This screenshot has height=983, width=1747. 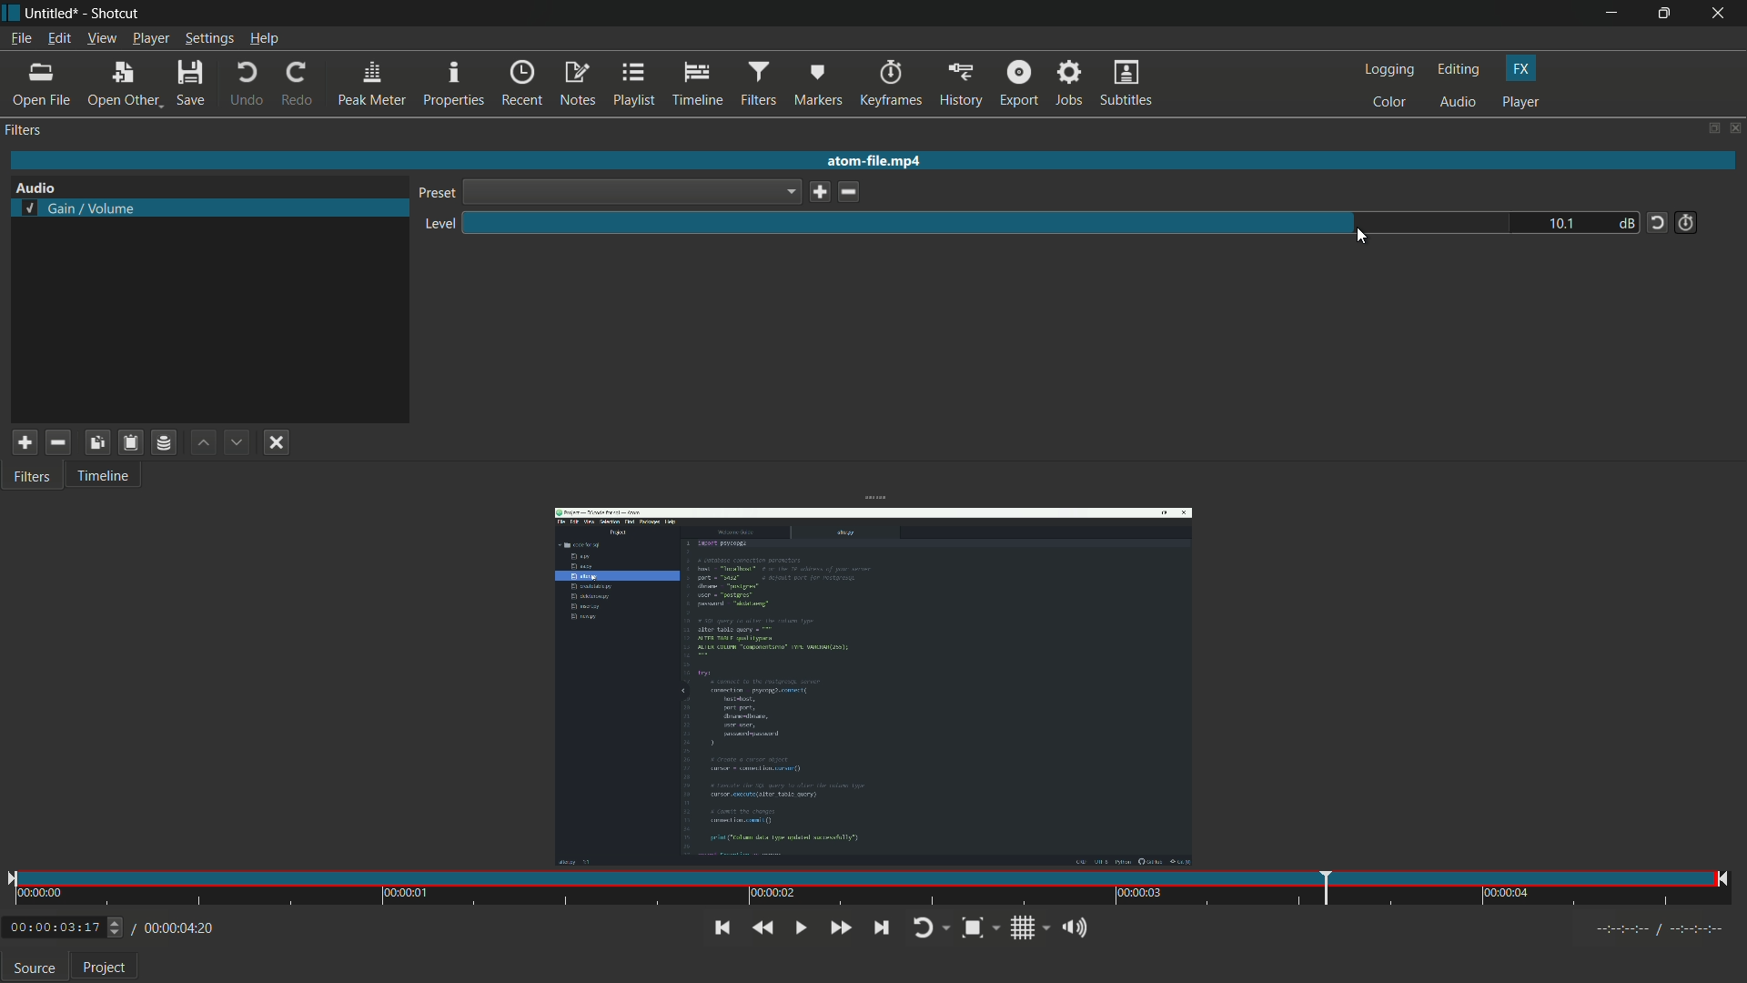 What do you see at coordinates (97, 443) in the screenshot?
I see `copy checked filters` at bounding box center [97, 443].